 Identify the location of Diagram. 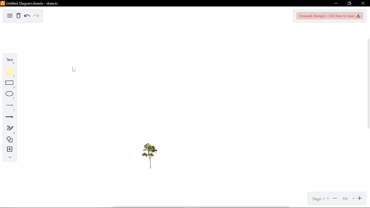
(7, 15).